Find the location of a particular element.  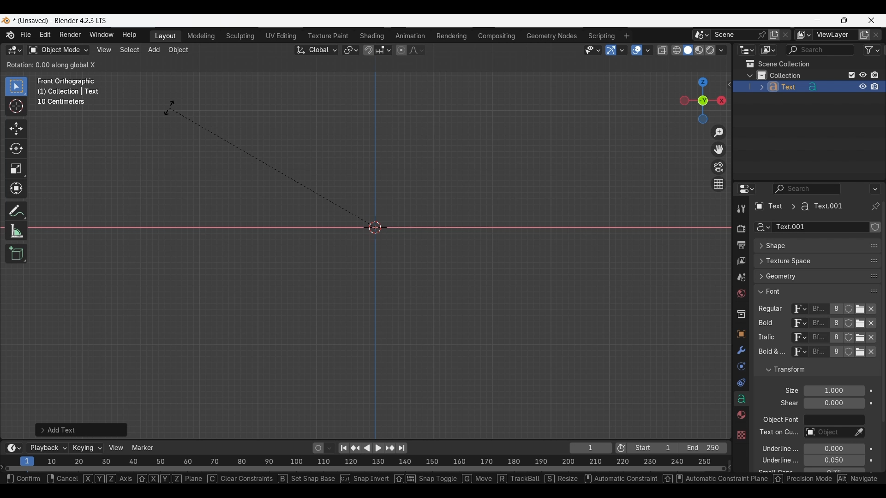

Display number of users of this data for respective attribute is located at coordinates (836, 331).